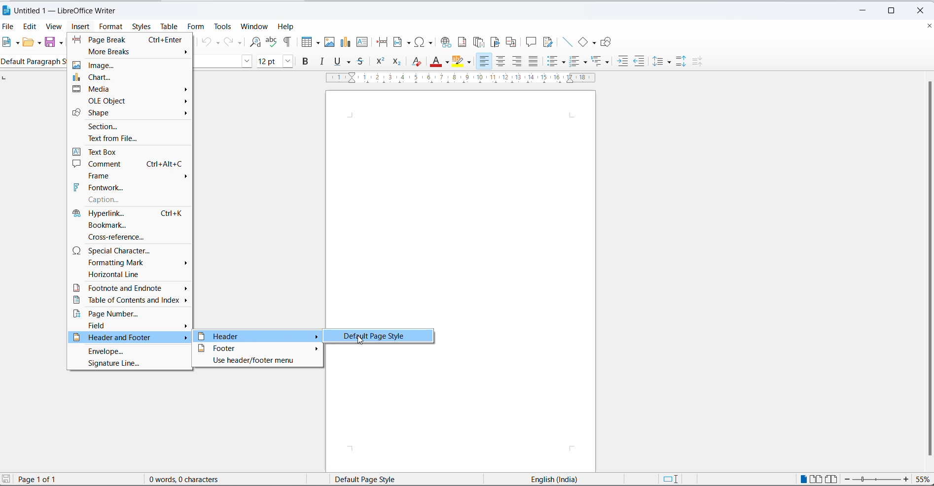 This screenshot has height=486, width=934. What do you see at coordinates (132, 151) in the screenshot?
I see `text box` at bounding box center [132, 151].